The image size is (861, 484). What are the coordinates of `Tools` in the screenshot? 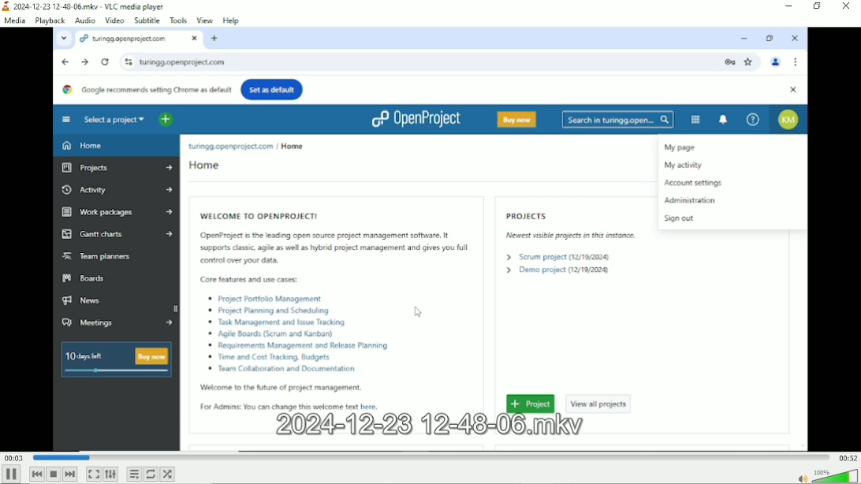 It's located at (179, 20).